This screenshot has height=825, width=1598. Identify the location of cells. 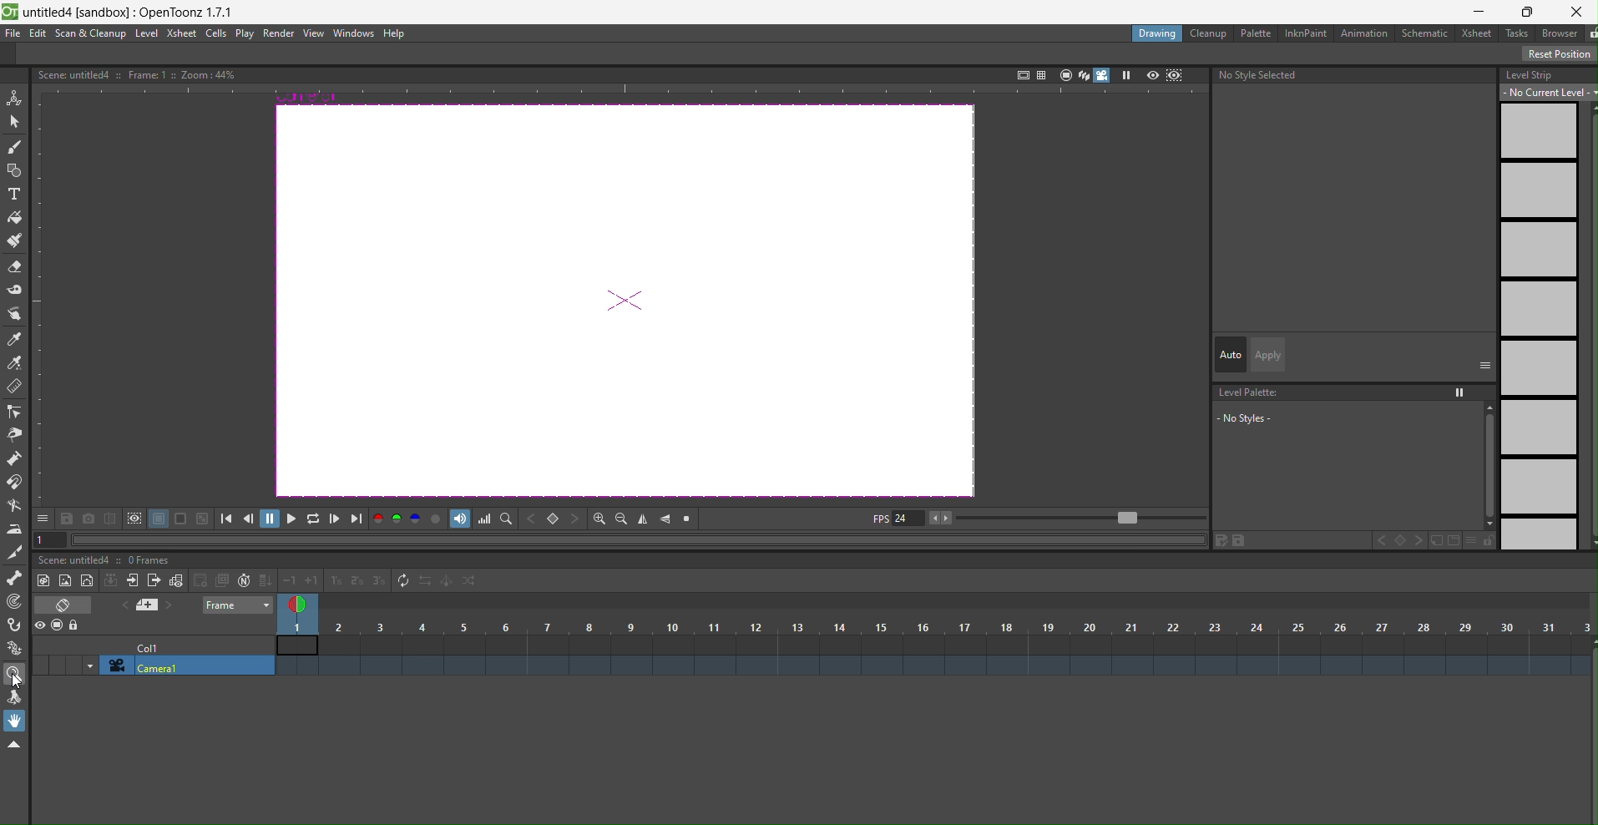
(219, 33).